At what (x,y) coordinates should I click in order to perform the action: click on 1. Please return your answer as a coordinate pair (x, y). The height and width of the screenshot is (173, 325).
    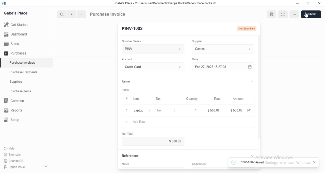
    Looking at the image, I should click on (191, 110).